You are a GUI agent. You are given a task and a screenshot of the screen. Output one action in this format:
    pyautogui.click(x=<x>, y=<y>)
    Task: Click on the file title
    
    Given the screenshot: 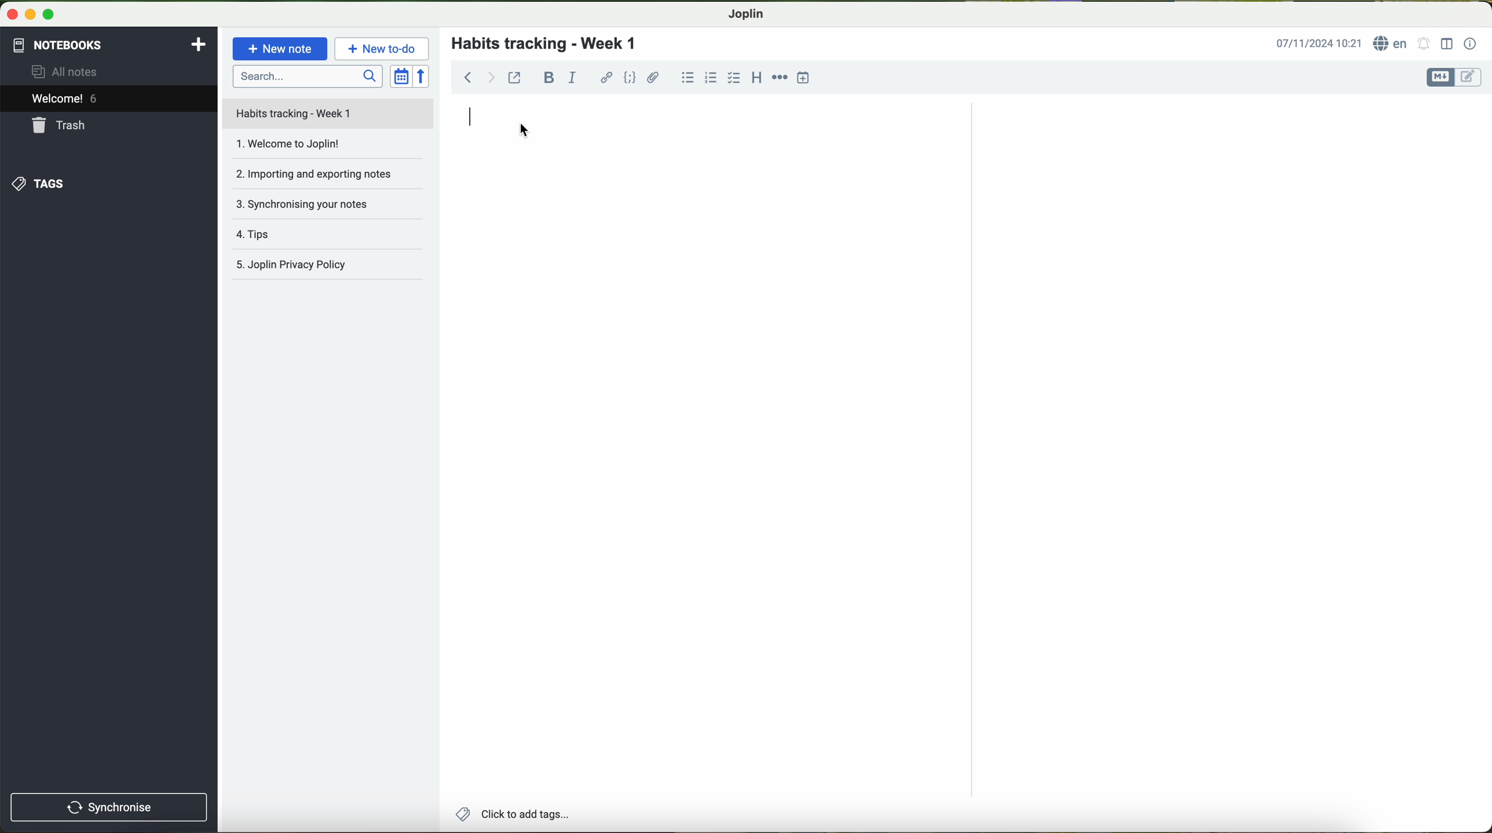 What is the action you would take?
    pyautogui.click(x=328, y=114)
    